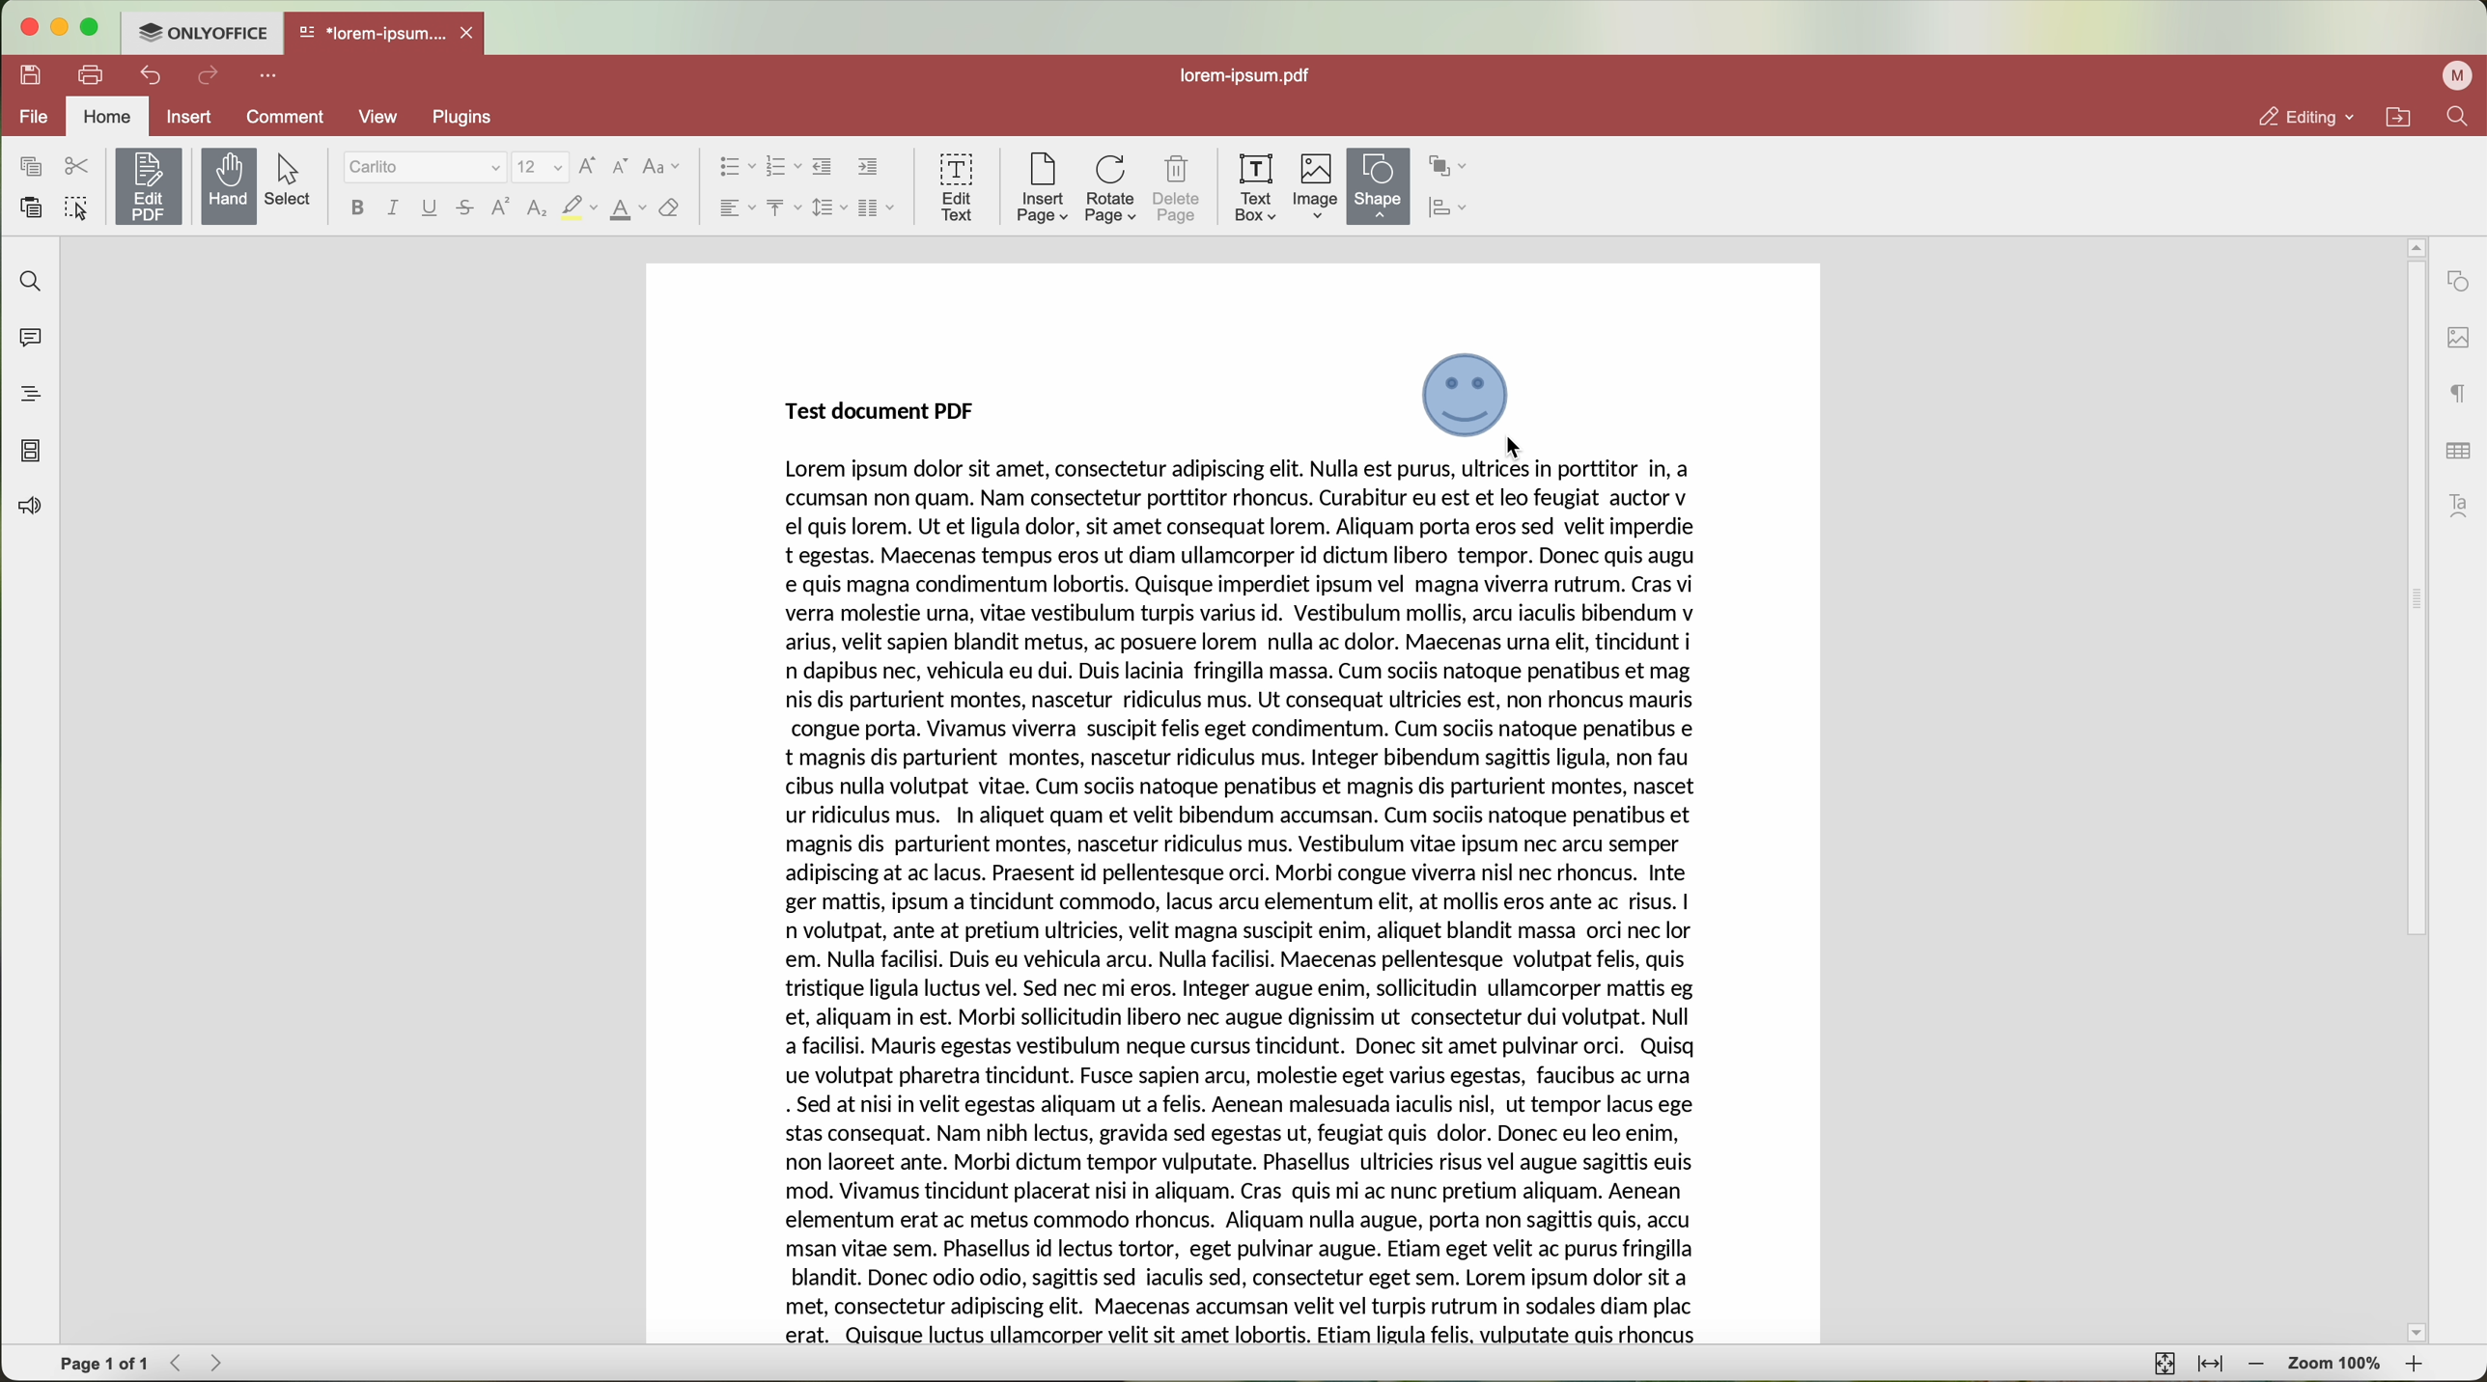 The width and height of the screenshot is (2487, 1382). Describe the element at coordinates (2456, 448) in the screenshot. I see `table settings` at that location.